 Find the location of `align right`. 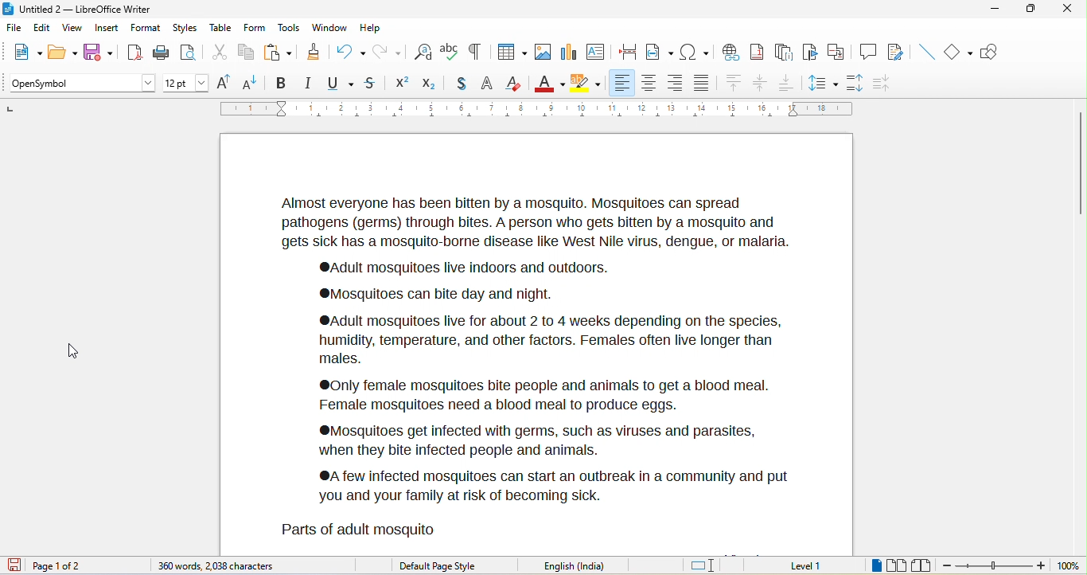

align right is located at coordinates (675, 83).